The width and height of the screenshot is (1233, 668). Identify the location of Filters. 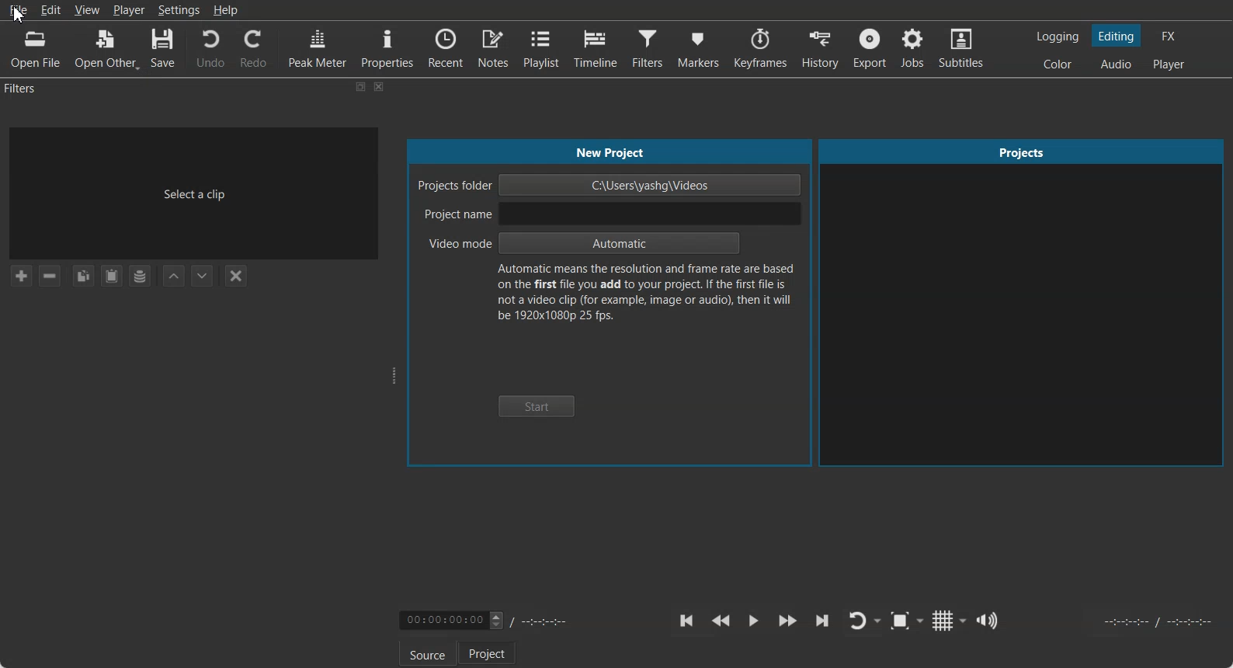
(36, 87).